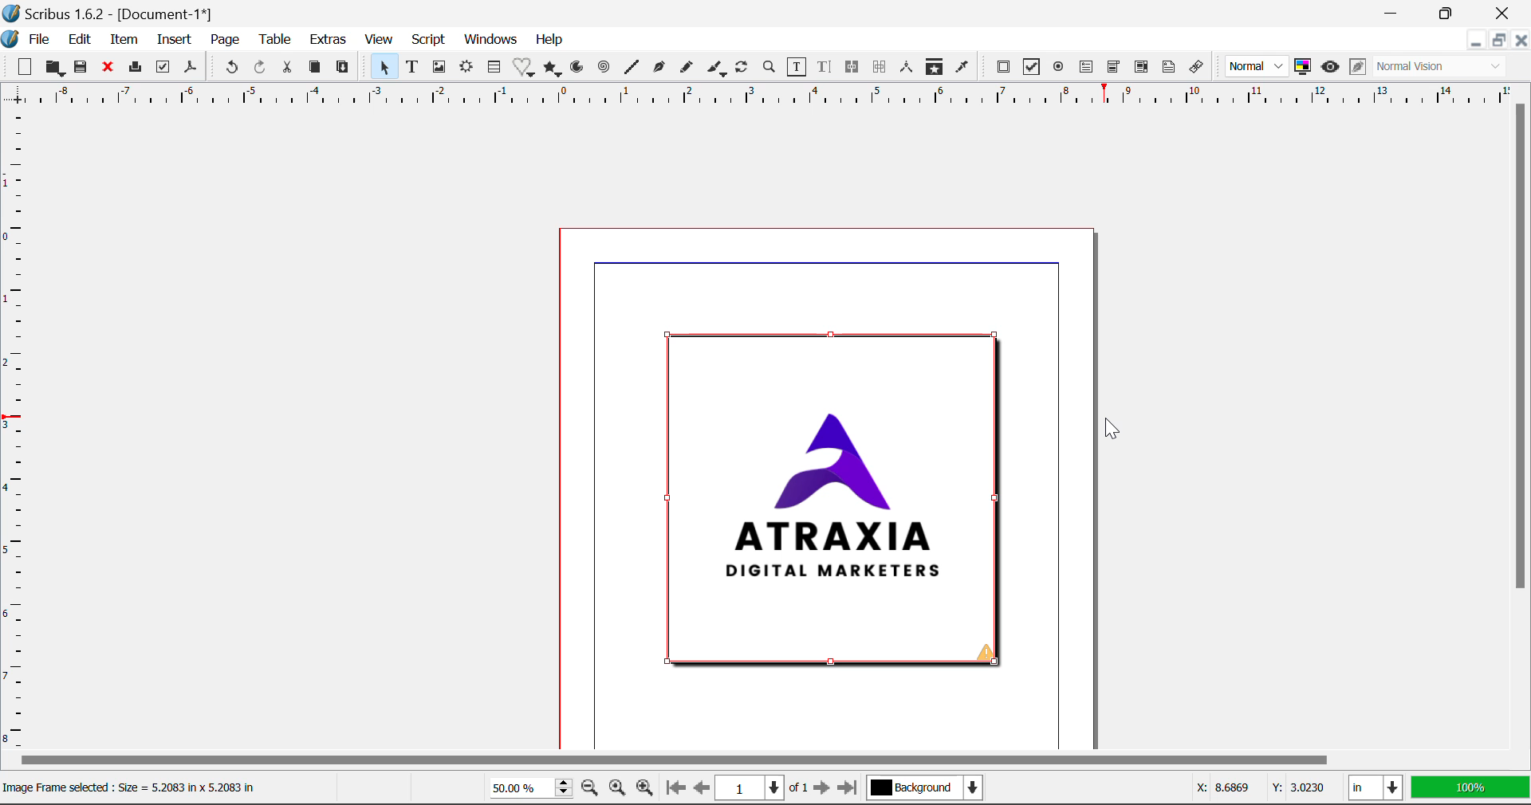 The width and height of the screenshot is (1531, 805). I want to click on Background, so click(928, 789).